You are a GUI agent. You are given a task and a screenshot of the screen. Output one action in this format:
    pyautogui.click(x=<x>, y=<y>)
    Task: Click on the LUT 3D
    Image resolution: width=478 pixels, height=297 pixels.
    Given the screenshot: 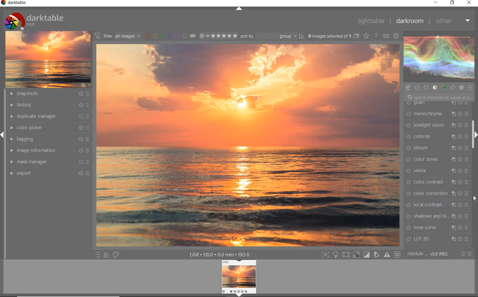 What is the action you would take?
    pyautogui.click(x=436, y=239)
    